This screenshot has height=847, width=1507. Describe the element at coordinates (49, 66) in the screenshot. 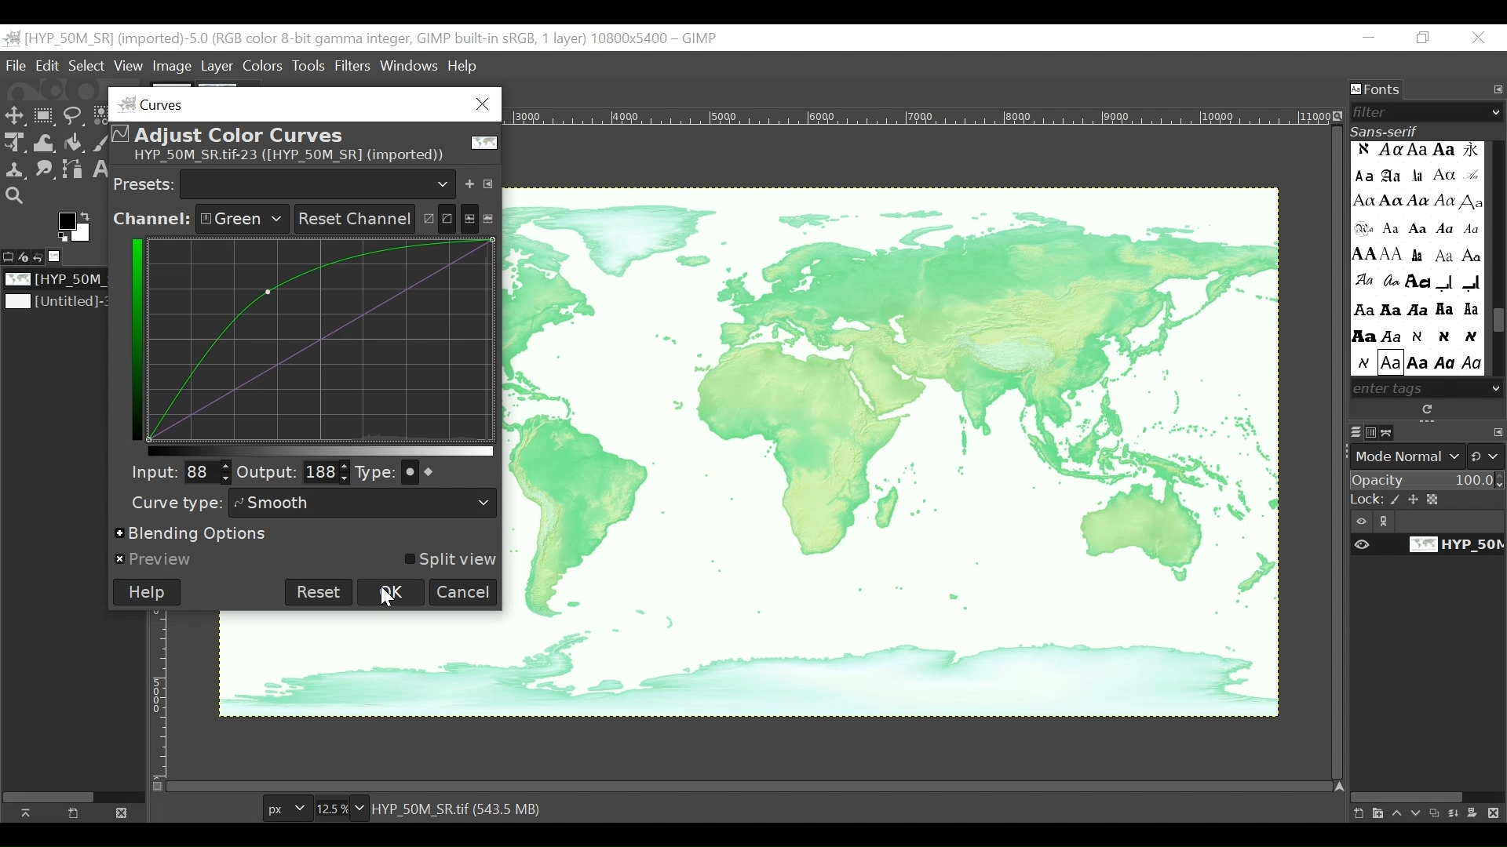

I see `Edit` at that location.